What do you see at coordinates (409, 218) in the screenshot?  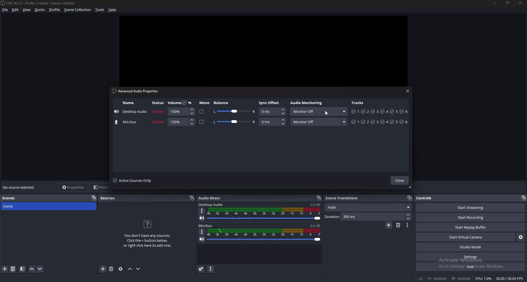 I see `decrease duration` at bounding box center [409, 218].